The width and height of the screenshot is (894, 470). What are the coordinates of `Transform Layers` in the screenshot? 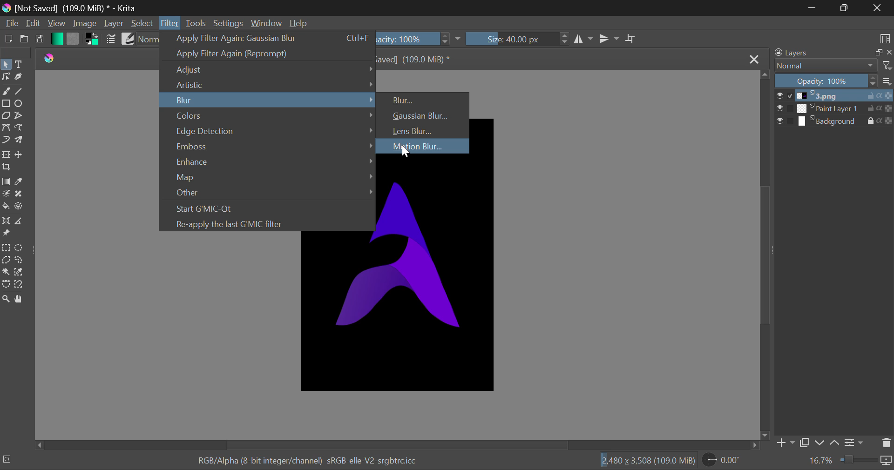 It's located at (6, 155).